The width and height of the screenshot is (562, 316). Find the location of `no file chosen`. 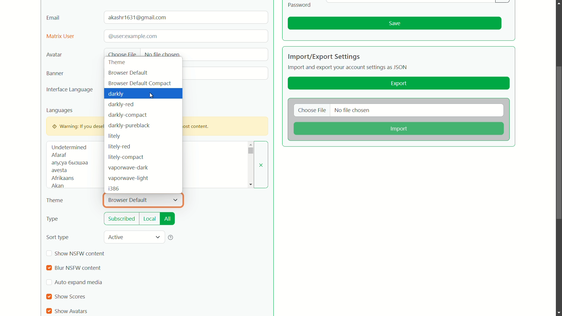

no file chosen is located at coordinates (162, 54).